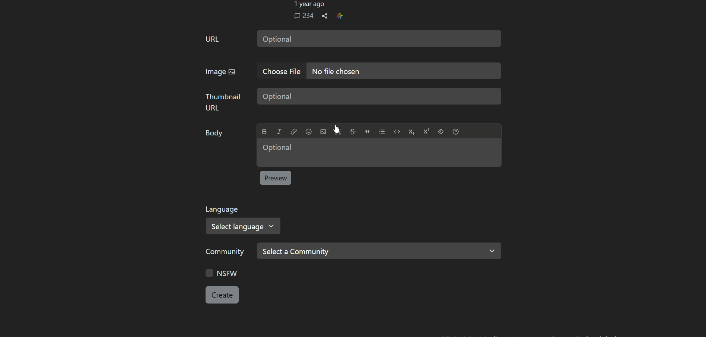  What do you see at coordinates (275, 178) in the screenshot?
I see `preview` at bounding box center [275, 178].